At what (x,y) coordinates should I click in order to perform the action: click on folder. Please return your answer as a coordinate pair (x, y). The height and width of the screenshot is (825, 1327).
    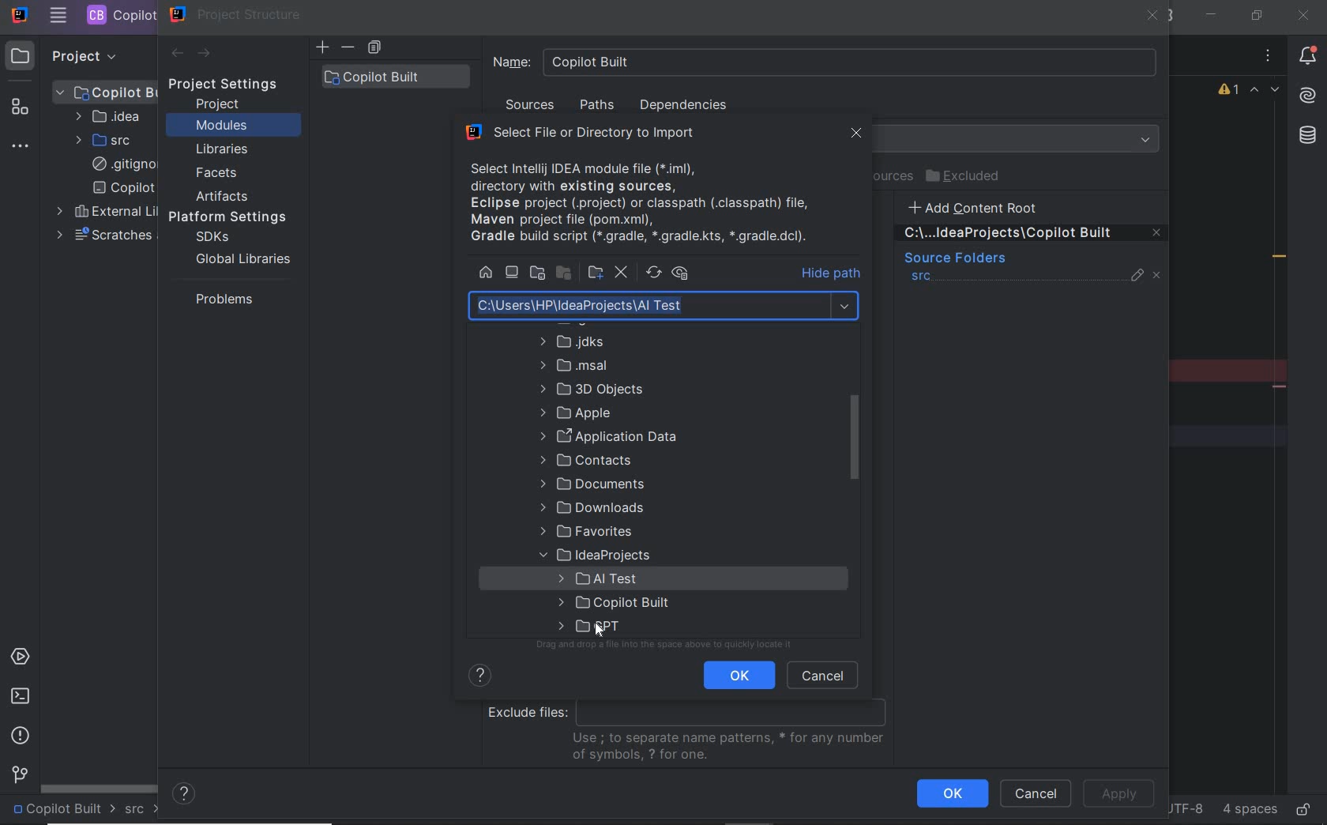
    Looking at the image, I should click on (590, 508).